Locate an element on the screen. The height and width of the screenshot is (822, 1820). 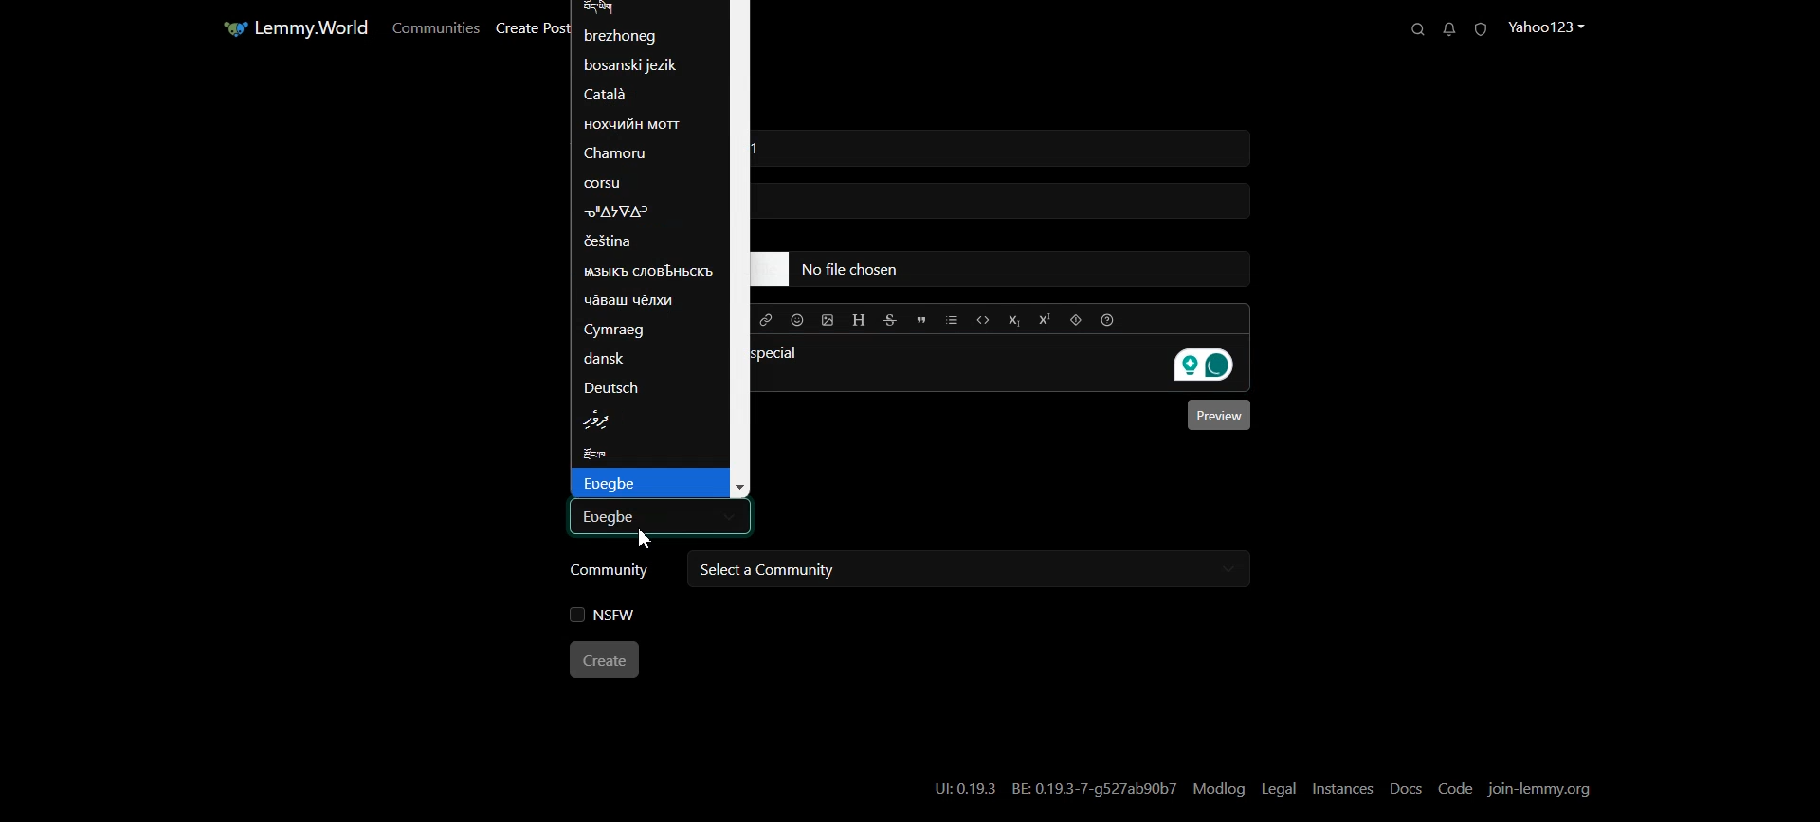
Code is located at coordinates (984, 319).